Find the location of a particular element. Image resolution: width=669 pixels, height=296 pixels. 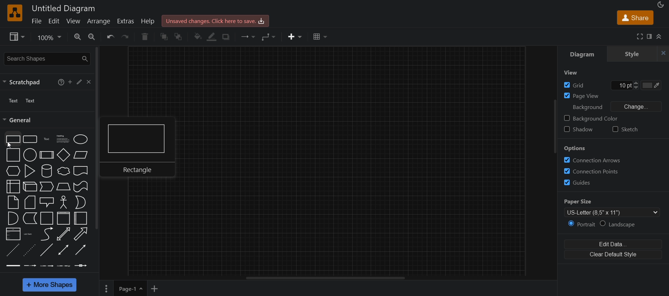

cloud is located at coordinates (63, 172).